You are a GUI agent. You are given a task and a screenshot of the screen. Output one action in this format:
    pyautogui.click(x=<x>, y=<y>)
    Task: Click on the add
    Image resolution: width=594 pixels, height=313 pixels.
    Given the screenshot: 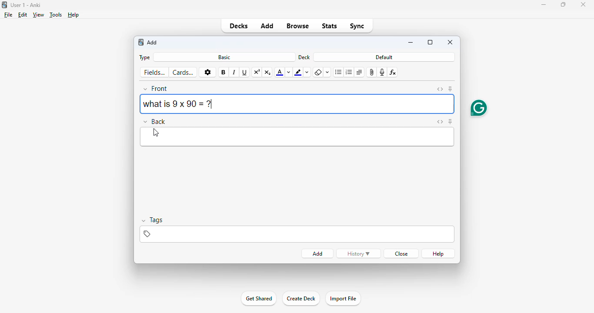 What is the action you would take?
    pyautogui.click(x=268, y=25)
    